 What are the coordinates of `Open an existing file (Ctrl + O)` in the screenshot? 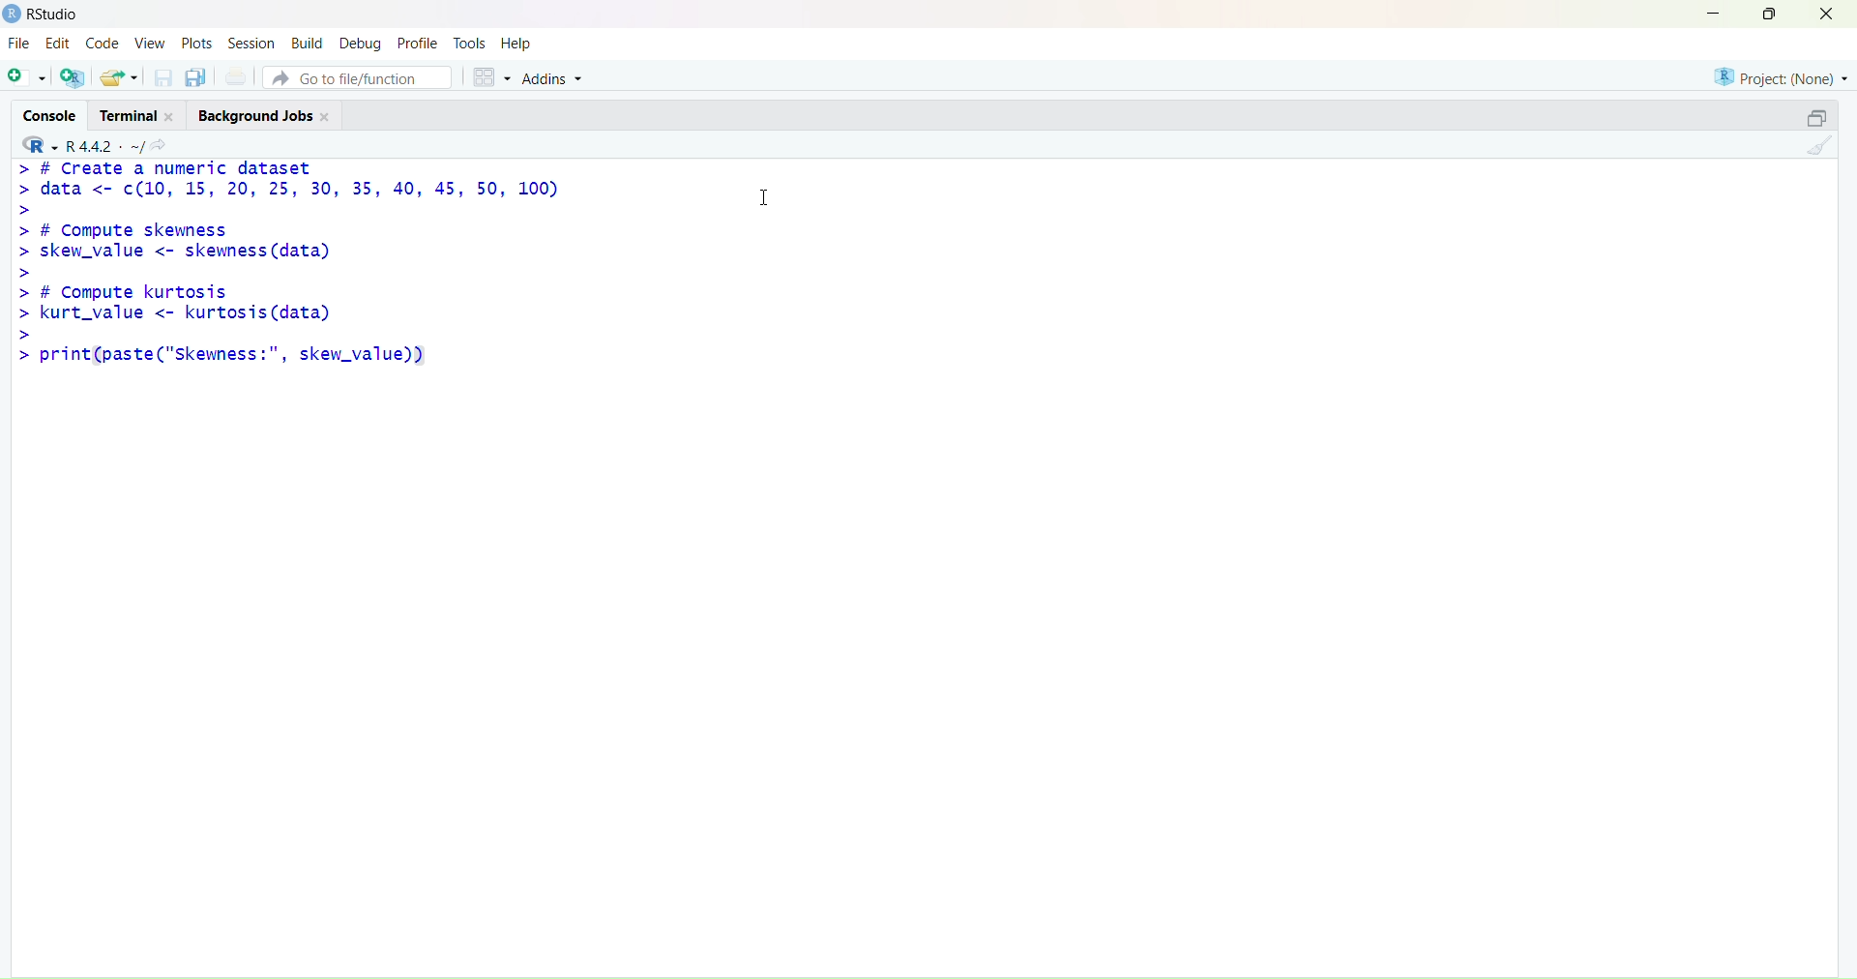 It's located at (120, 76).